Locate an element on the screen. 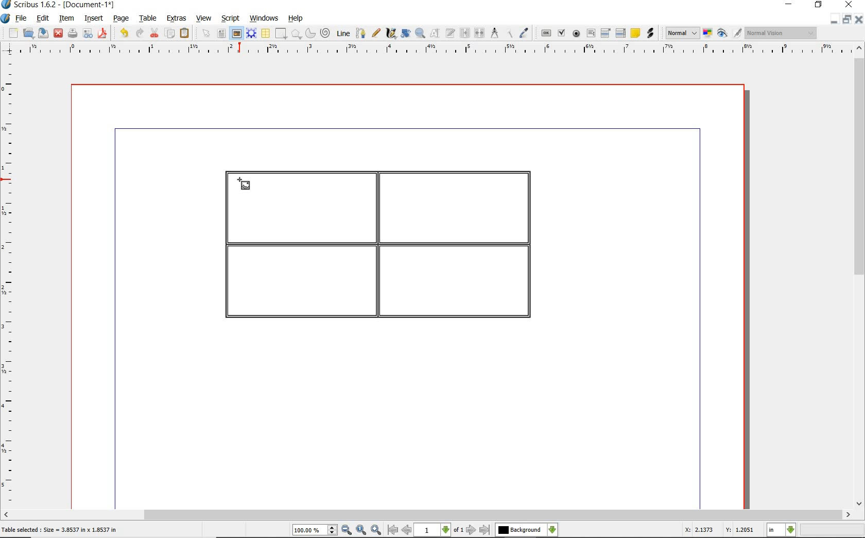 The width and height of the screenshot is (865, 538). save as pdf is located at coordinates (102, 33).